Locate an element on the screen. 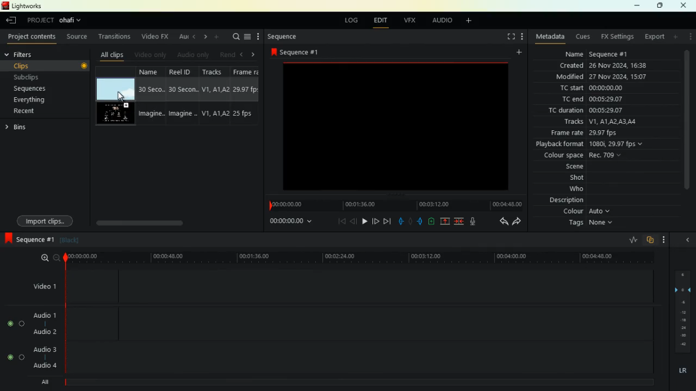  audio 2 is located at coordinates (41, 332).